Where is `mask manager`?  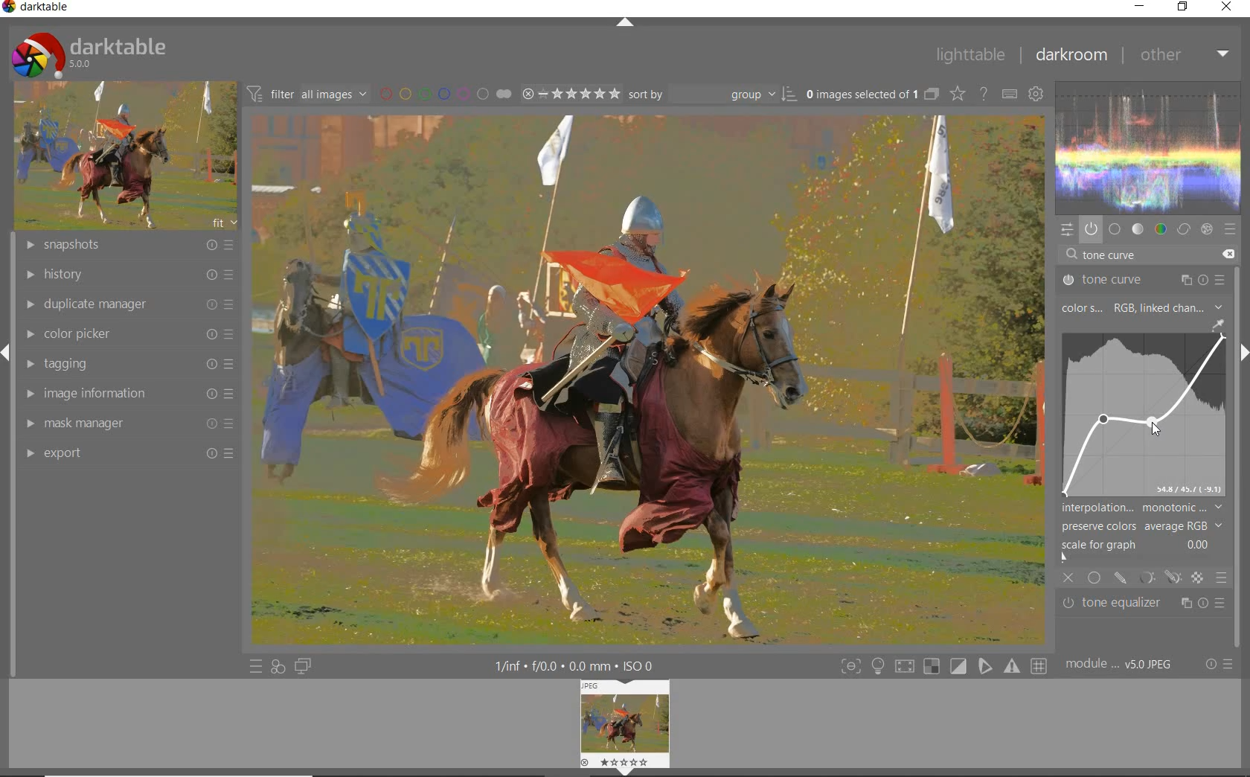
mask manager is located at coordinates (126, 425).